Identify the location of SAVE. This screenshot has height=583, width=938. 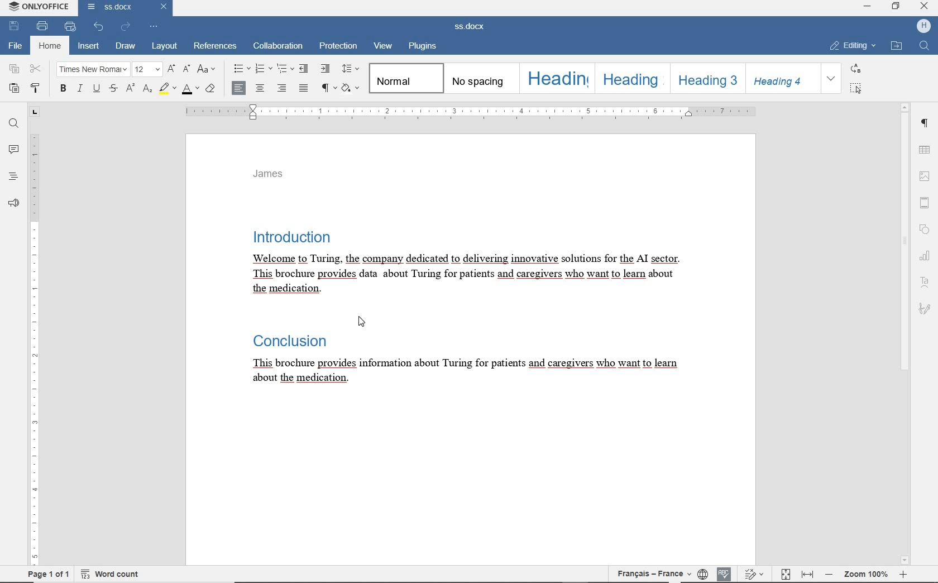
(16, 26).